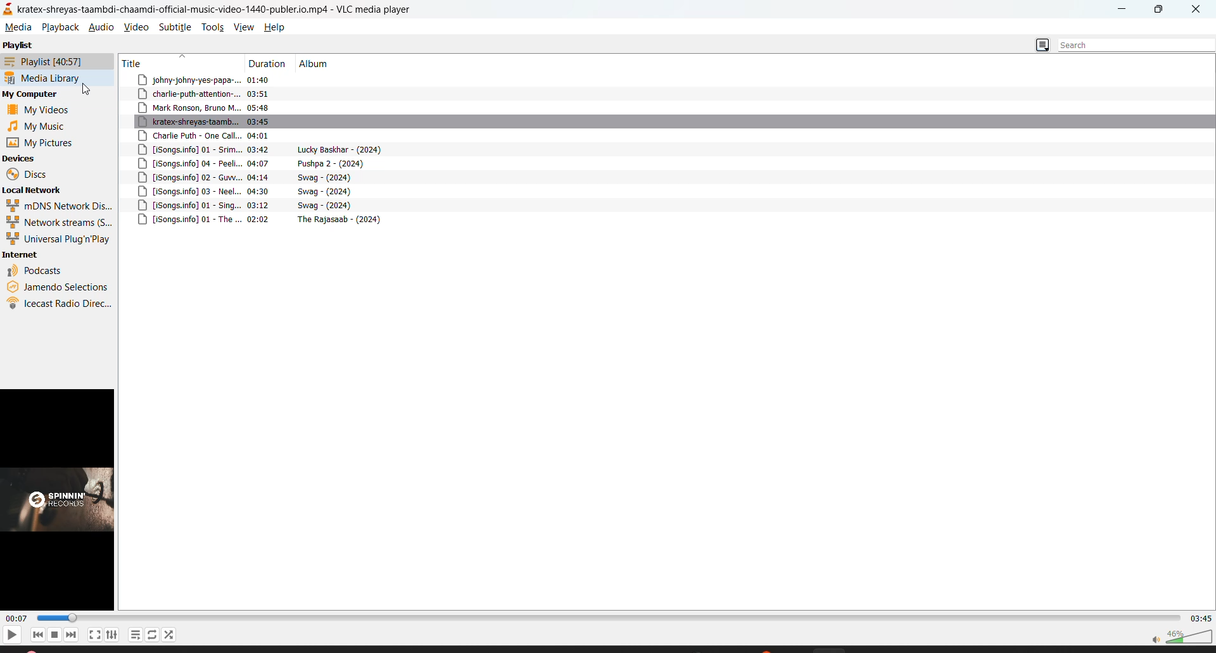 The width and height of the screenshot is (1216, 653). What do you see at coordinates (111, 635) in the screenshot?
I see `settings` at bounding box center [111, 635].